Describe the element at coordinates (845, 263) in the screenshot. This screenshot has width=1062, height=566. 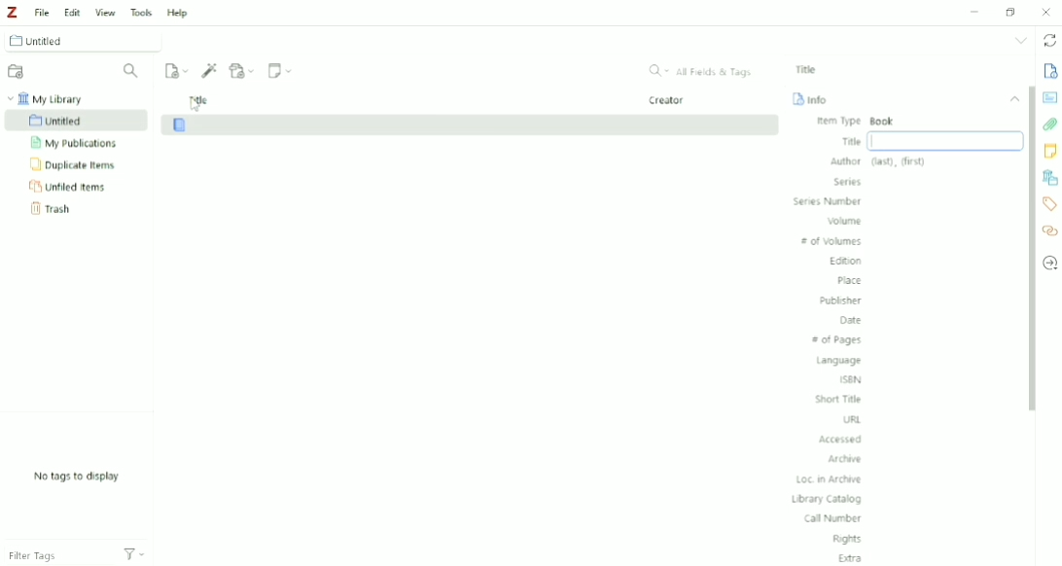
I see `Edition` at that location.